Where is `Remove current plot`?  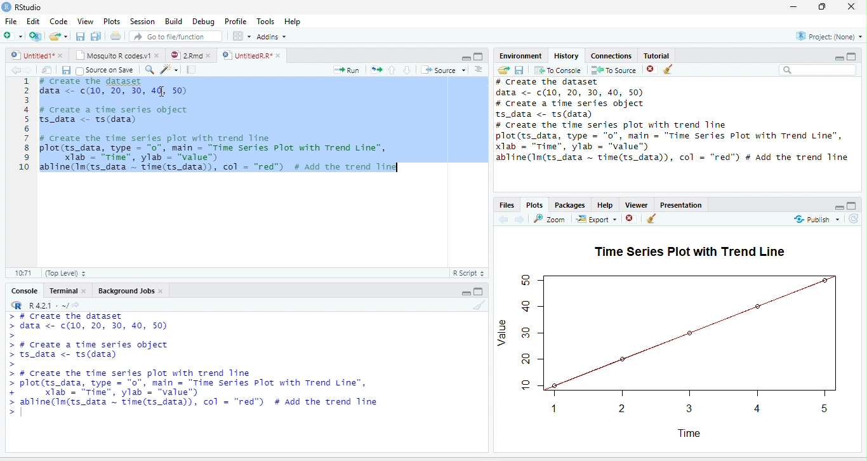
Remove current plot is located at coordinates (632, 218).